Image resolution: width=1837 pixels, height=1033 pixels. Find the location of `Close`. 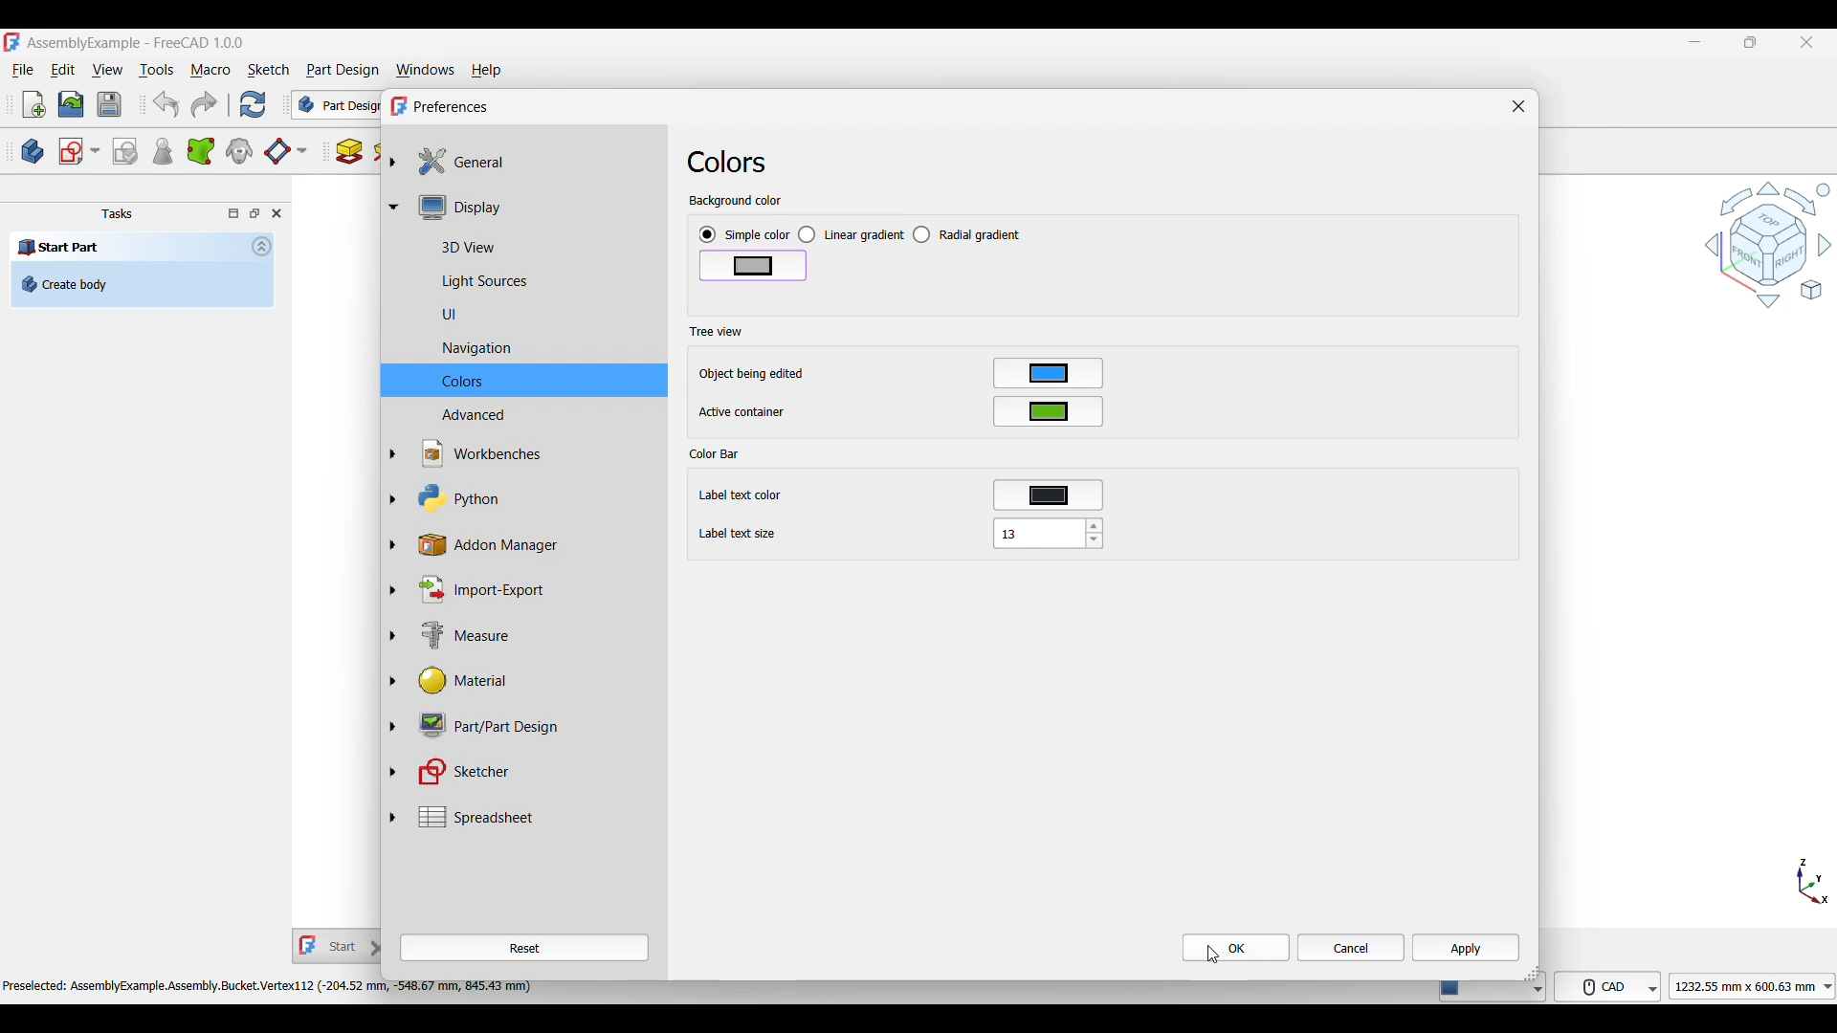

Close is located at coordinates (1518, 106).